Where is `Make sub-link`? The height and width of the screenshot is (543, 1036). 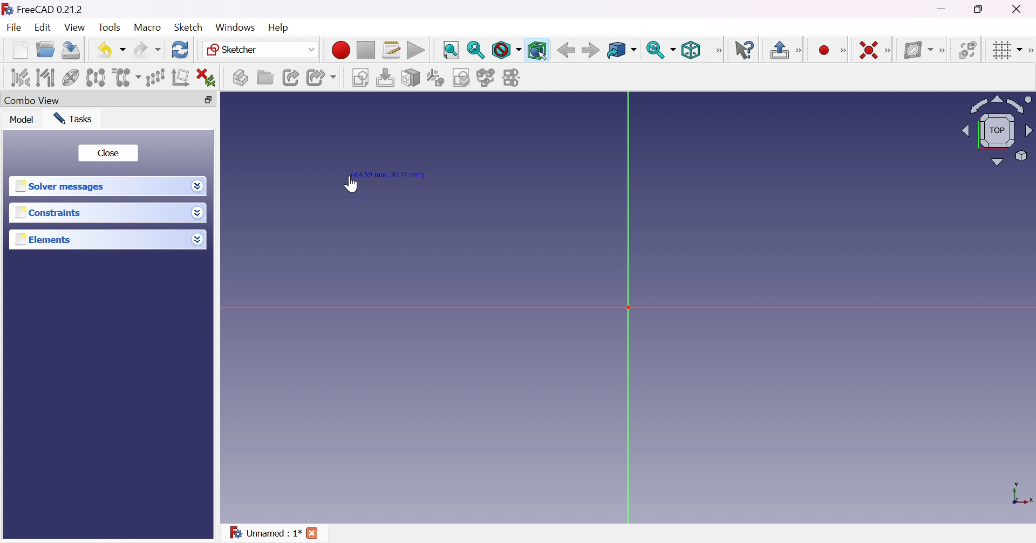 Make sub-link is located at coordinates (321, 78).